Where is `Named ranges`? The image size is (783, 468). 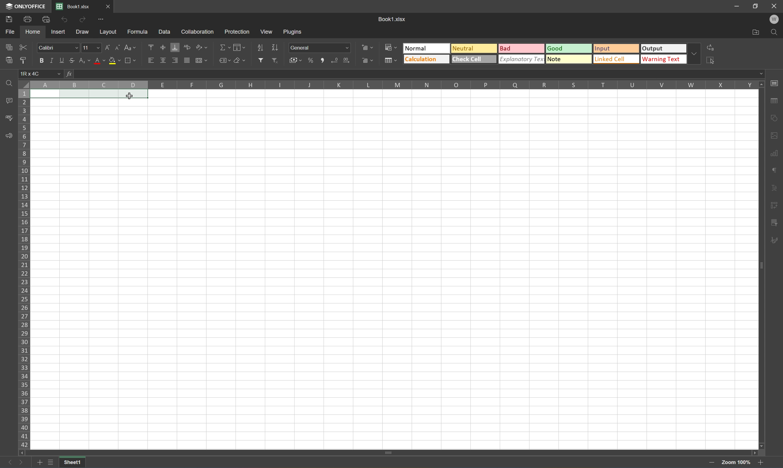
Named ranges is located at coordinates (224, 60).